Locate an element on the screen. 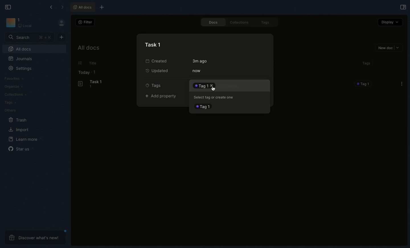 The image size is (410, 248). Docs is located at coordinates (213, 22).